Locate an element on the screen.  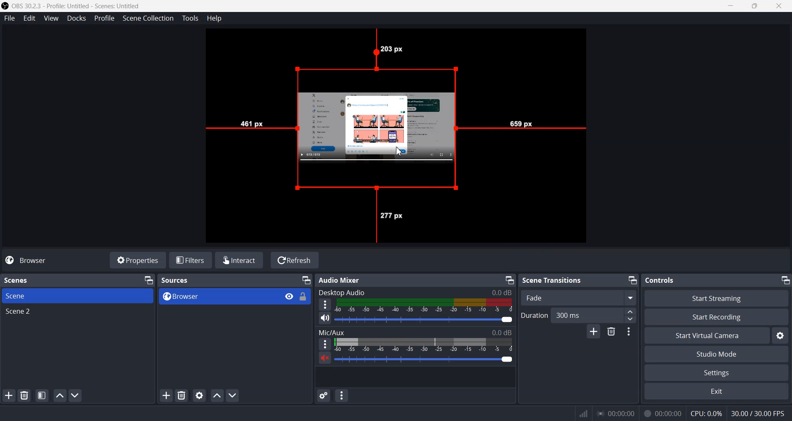
Start virtual Camera is located at coordinates (707, 335).